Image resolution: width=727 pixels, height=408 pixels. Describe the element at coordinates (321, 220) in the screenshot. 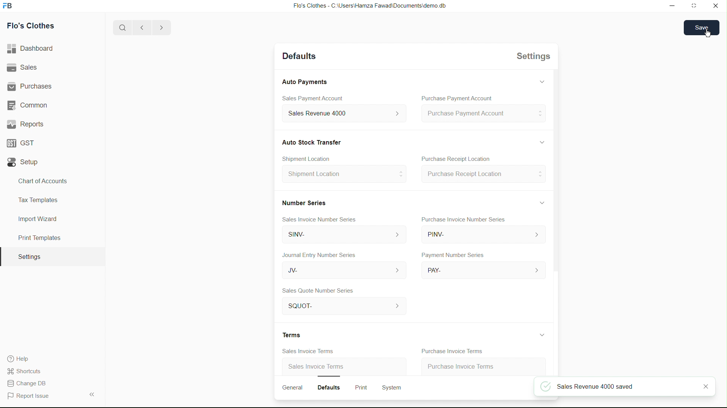

I see `Sales Invoice Number Series` at that location.